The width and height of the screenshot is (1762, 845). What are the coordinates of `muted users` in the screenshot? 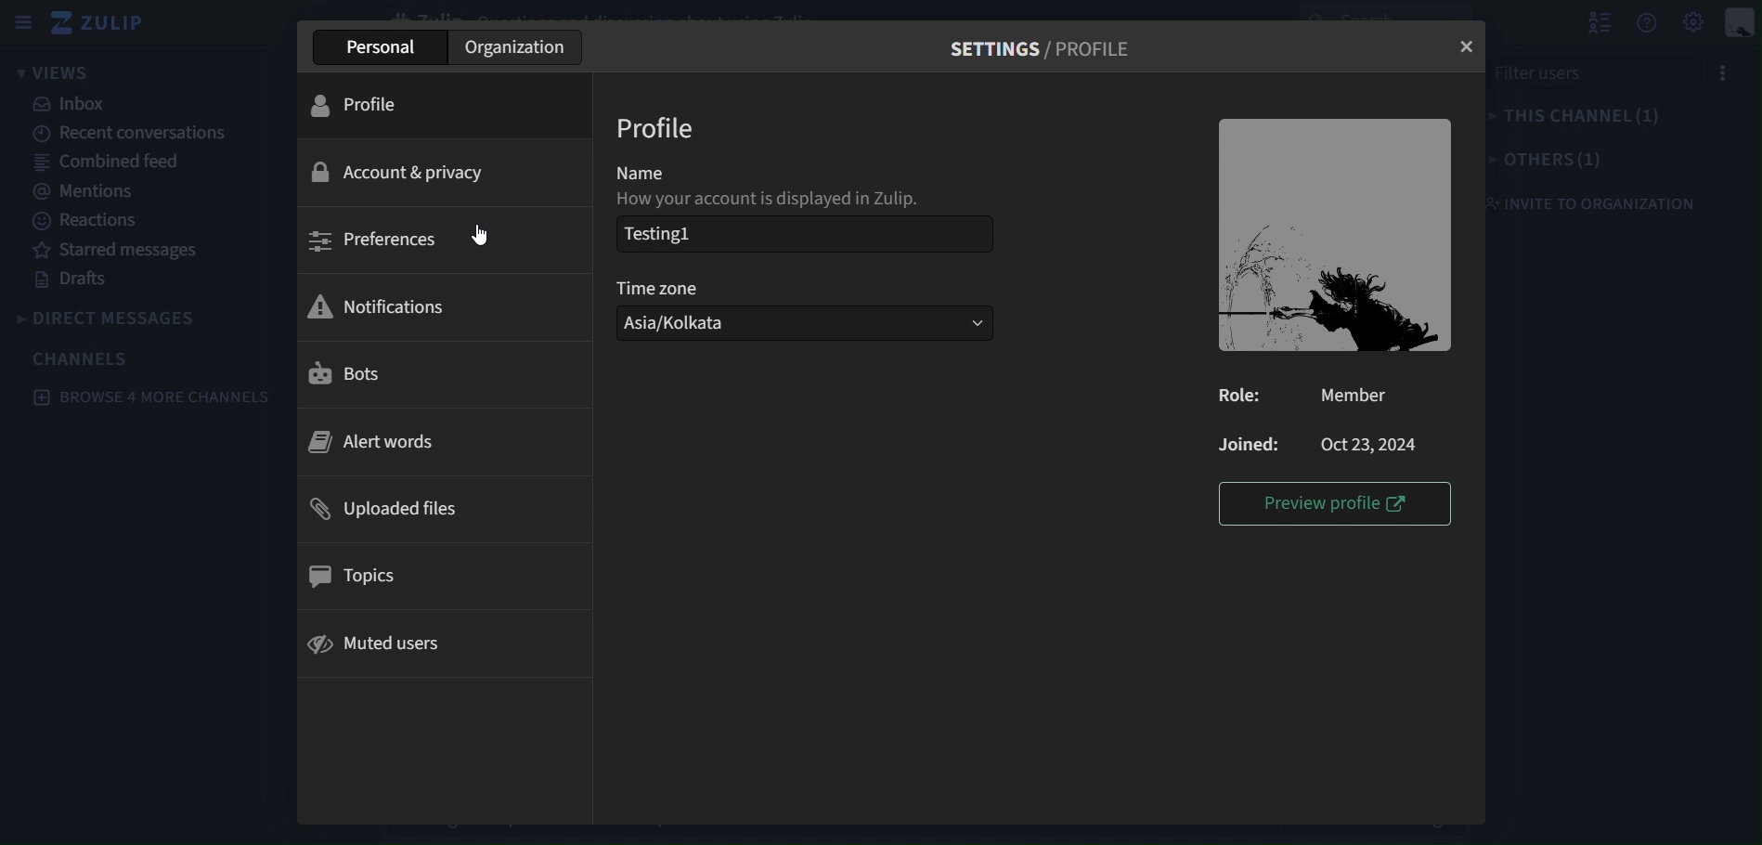 It's located at (438, 643).